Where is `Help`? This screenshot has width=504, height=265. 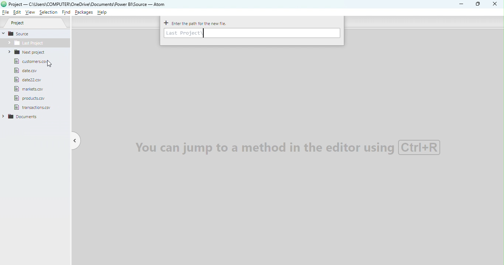
Help is located at coordinates (103, 13).